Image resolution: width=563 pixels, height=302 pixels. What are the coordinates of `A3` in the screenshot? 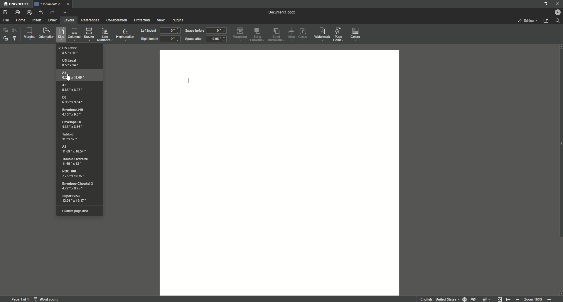 It's located at (73, 149).